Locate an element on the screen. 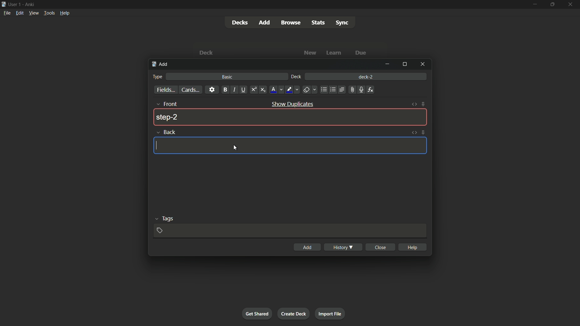 This screenshot has height=326, width=580. view menu is located at coordinates (34, 13).